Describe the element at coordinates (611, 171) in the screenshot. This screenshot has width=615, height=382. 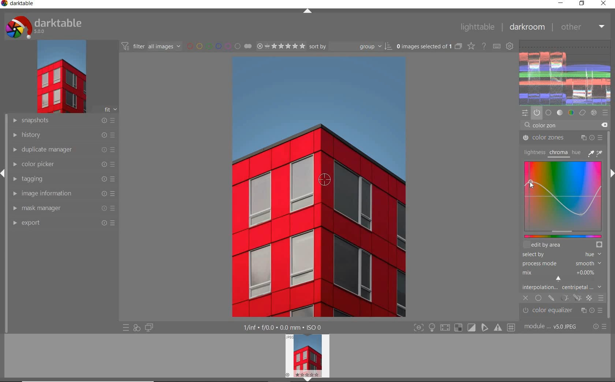
I see `expand/collapse` at that location.